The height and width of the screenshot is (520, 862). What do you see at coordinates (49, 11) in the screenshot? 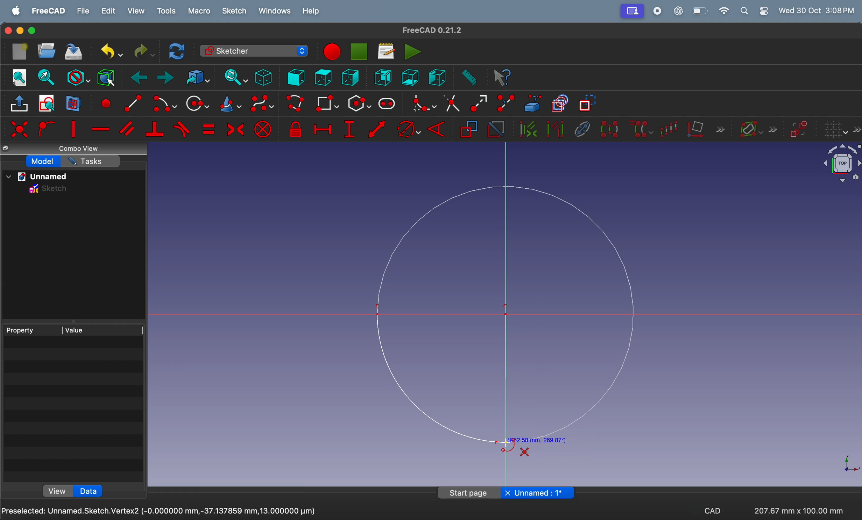
I see `freeCad` at bounding box center [49, 11].